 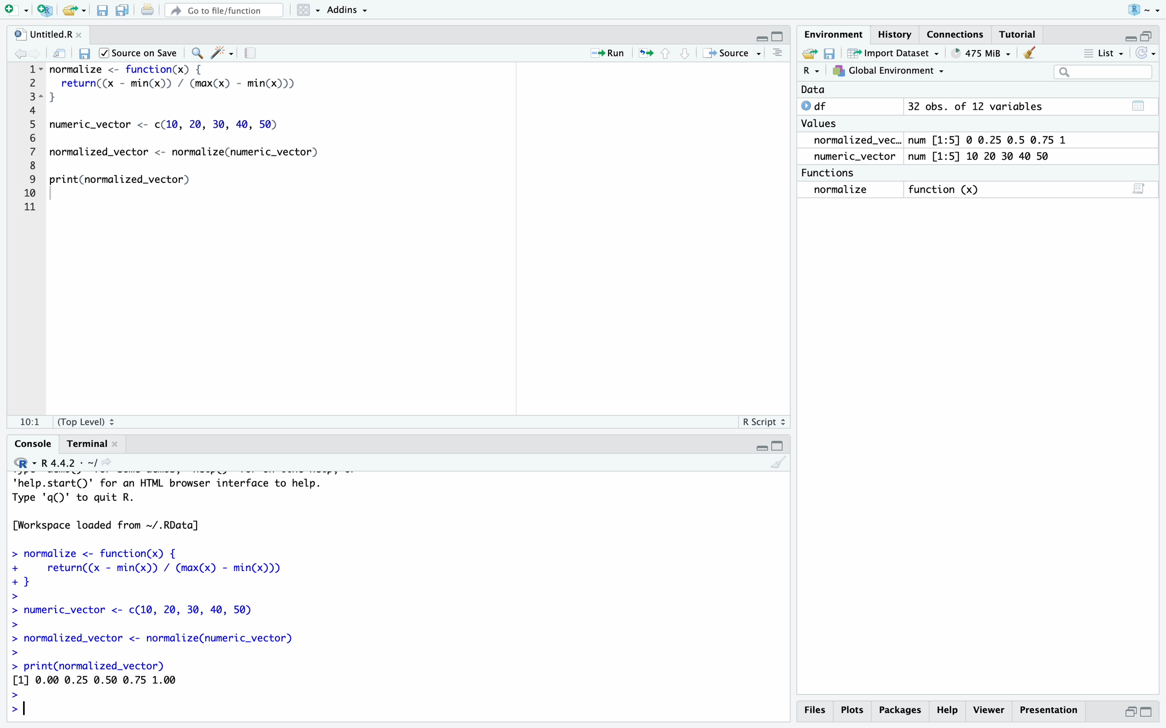 I want to click on Data
O df 32 obs. of 12 variables
Values
normalized_vec.. num [1:5] © 0.25 0.5 0.75 1
numeric_vector num [1:5] 10 20 30 40 50
Functions
normalize function (x), so click(x=938, y=144).